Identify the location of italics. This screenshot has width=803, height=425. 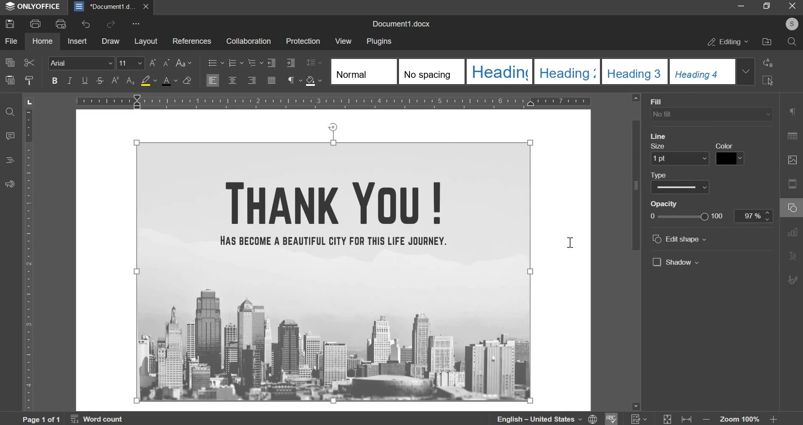
(70, 80).